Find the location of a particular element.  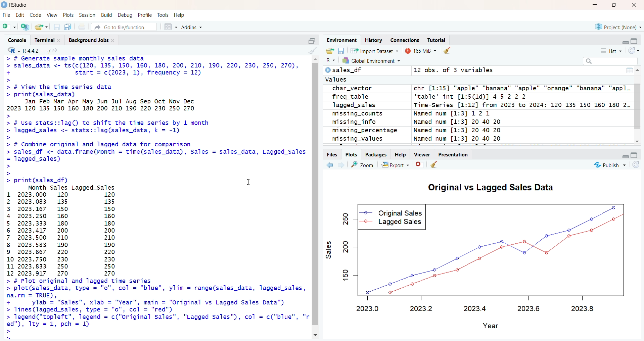

print the current file is located at coordinates (82, 27).